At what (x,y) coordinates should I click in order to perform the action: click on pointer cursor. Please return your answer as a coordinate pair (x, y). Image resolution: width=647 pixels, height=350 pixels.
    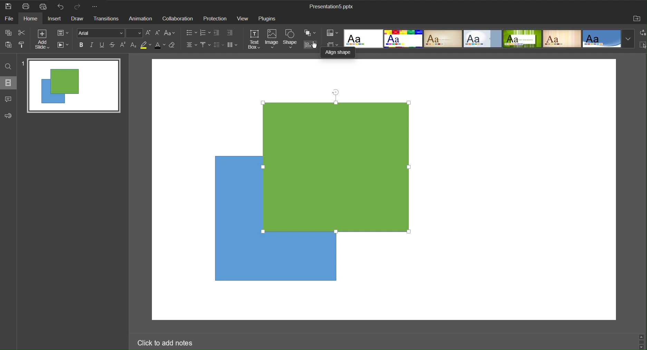
    Looking at the image, I should click on (312, 46).